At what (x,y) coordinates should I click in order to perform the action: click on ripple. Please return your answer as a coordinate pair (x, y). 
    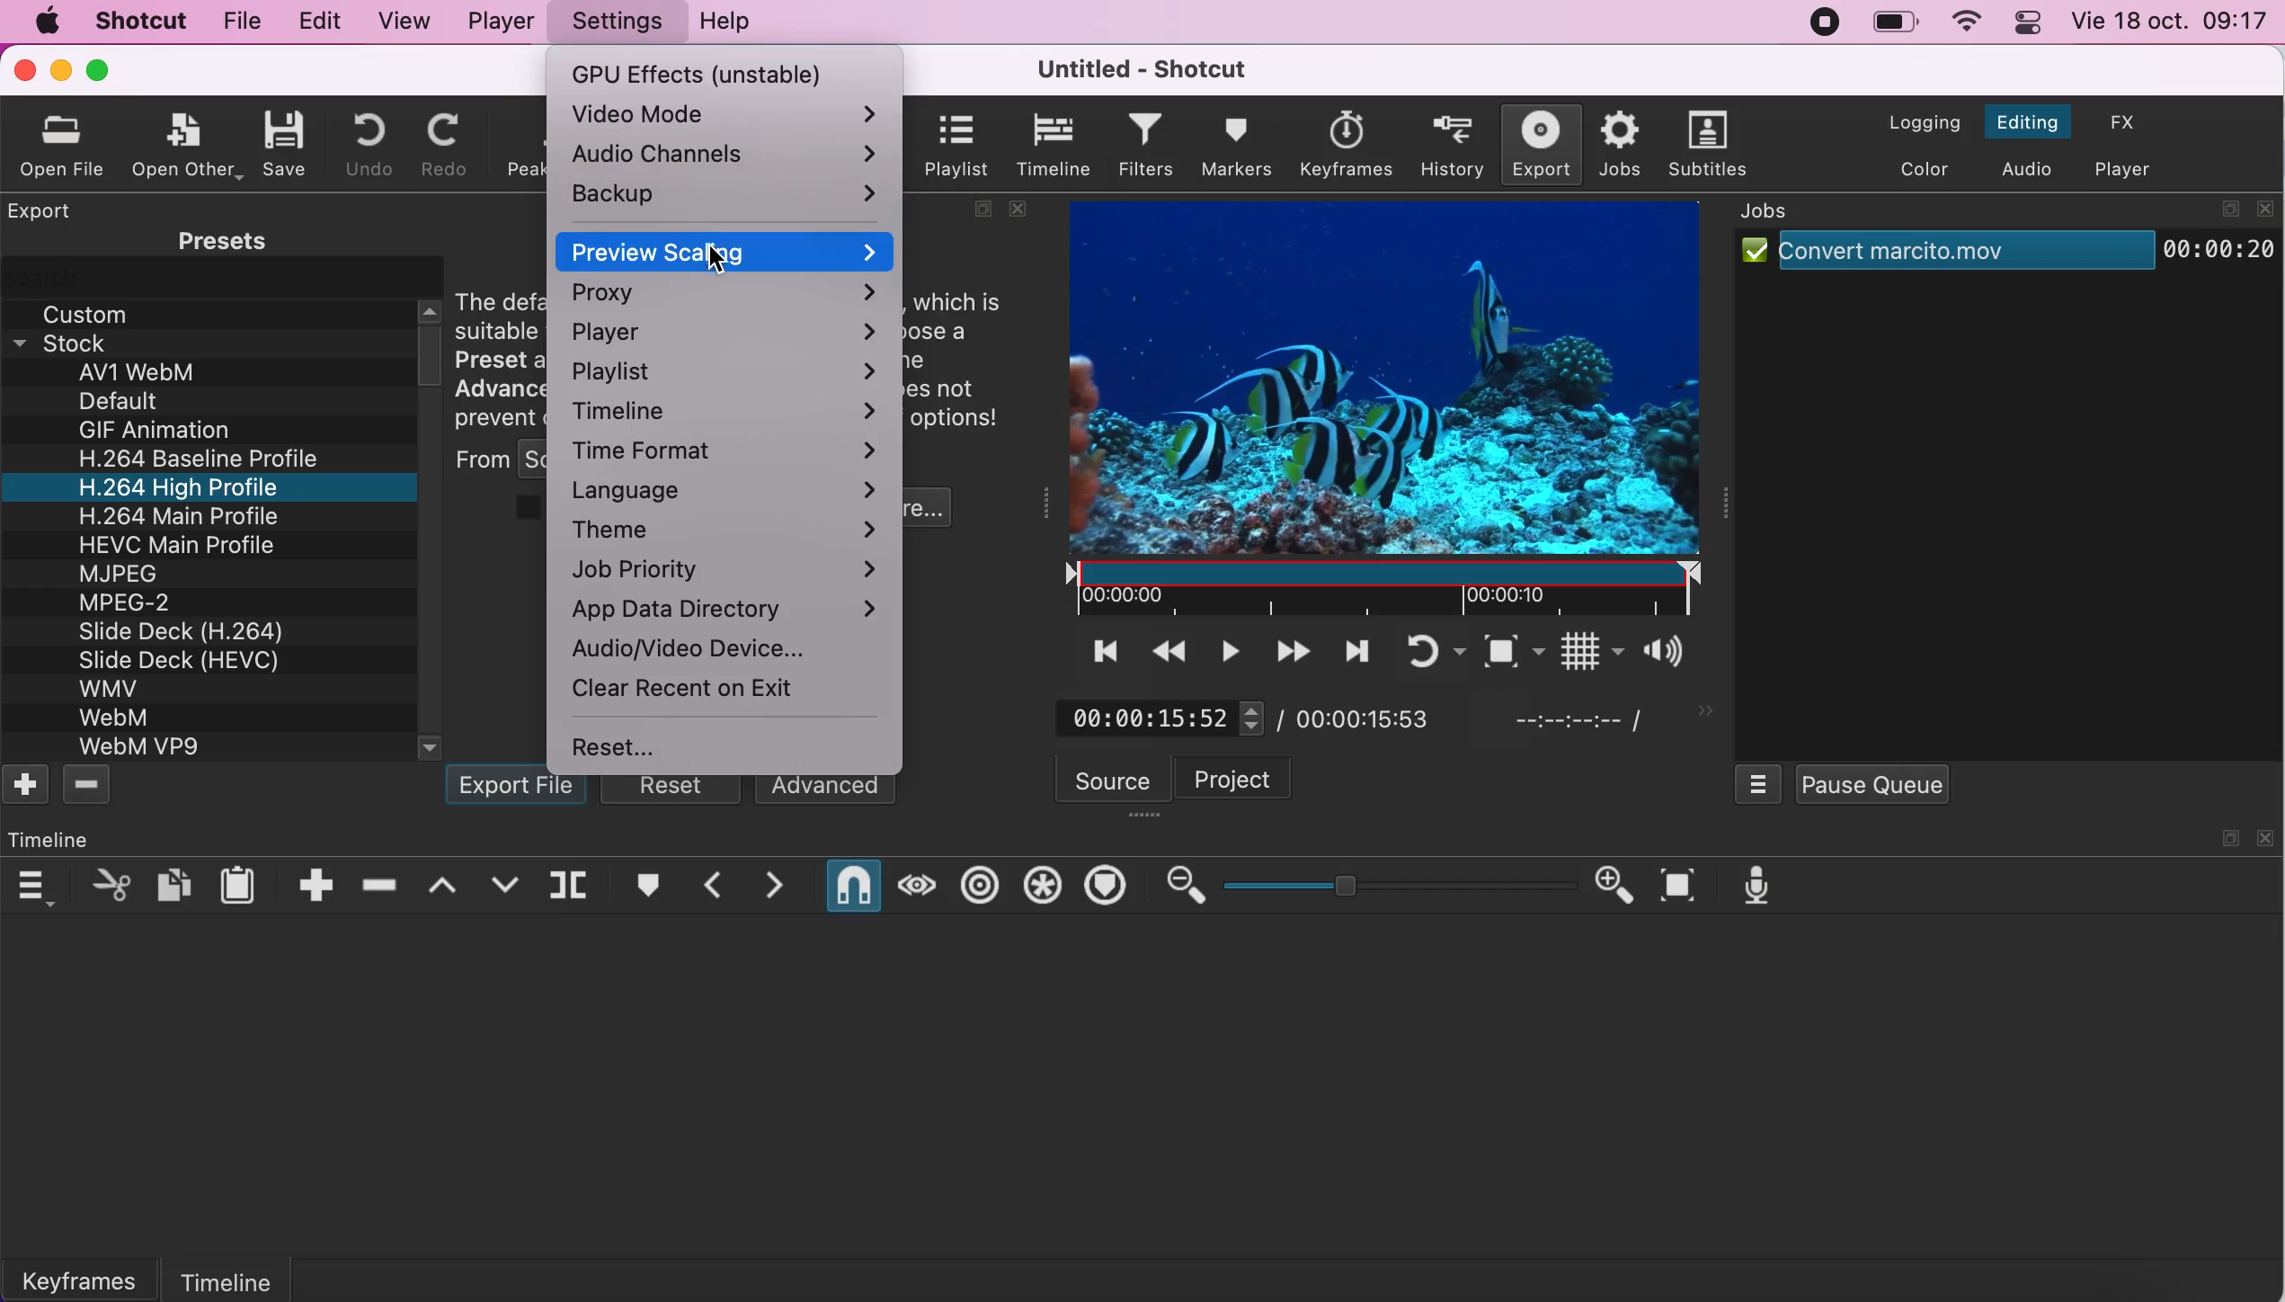
    Looking at the image, I should click on (981, 886).